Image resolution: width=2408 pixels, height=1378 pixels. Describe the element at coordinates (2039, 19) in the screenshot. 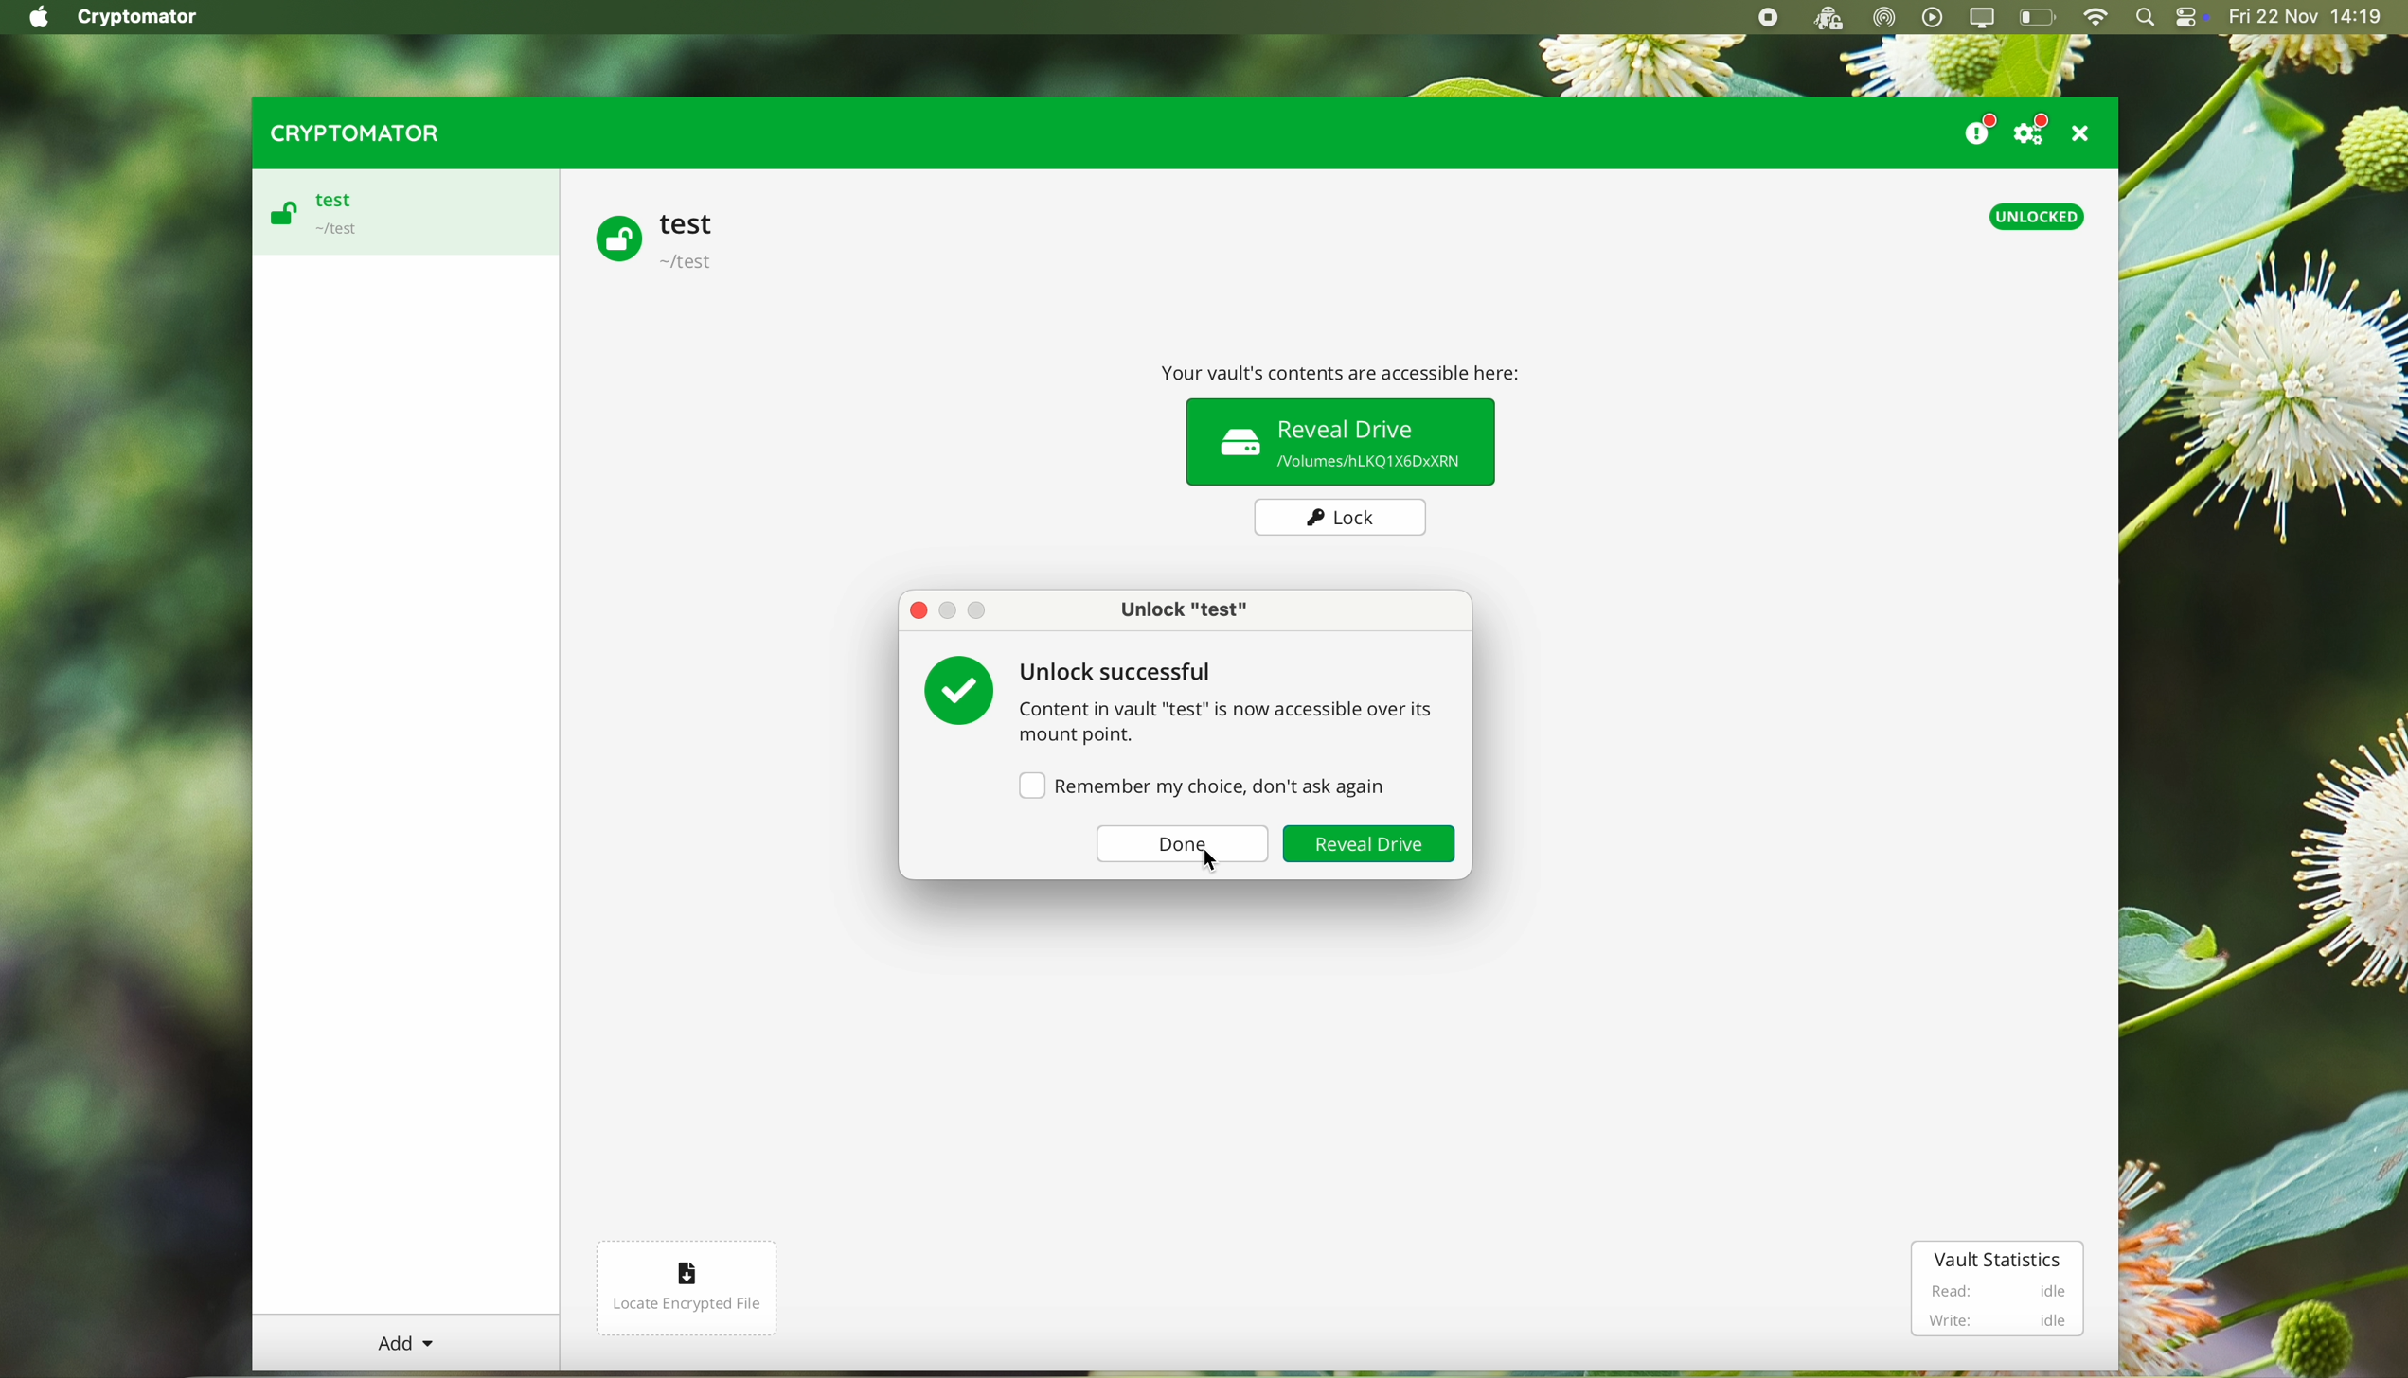

I see `battery` at that location.